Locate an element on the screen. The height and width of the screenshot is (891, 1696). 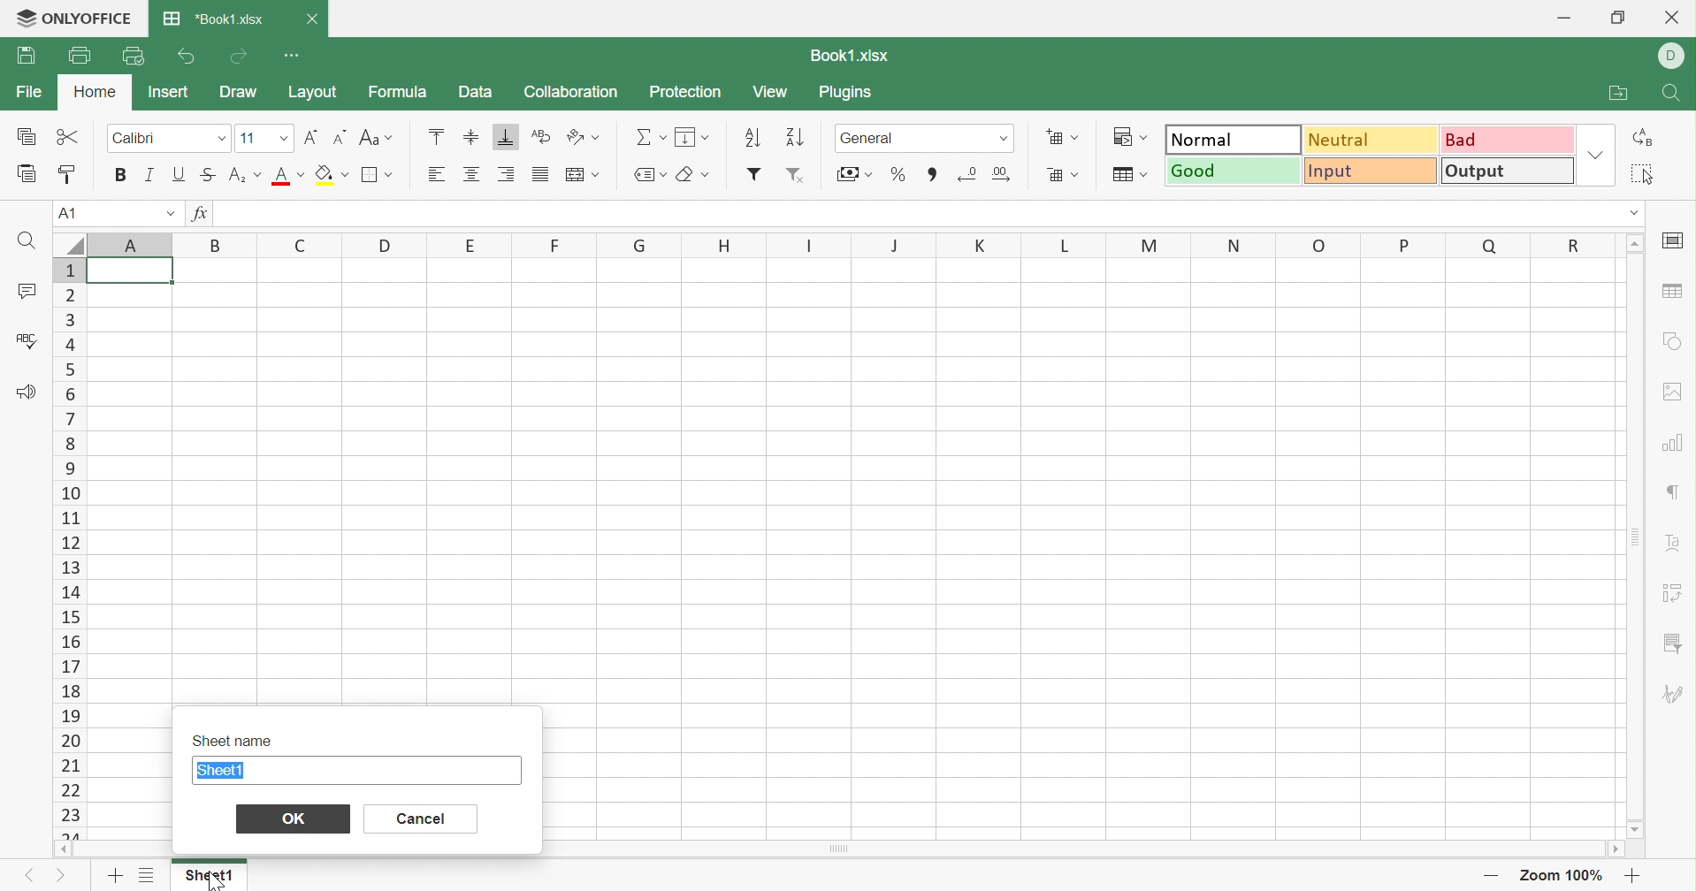
Comments is located at coordinates (29, 287).